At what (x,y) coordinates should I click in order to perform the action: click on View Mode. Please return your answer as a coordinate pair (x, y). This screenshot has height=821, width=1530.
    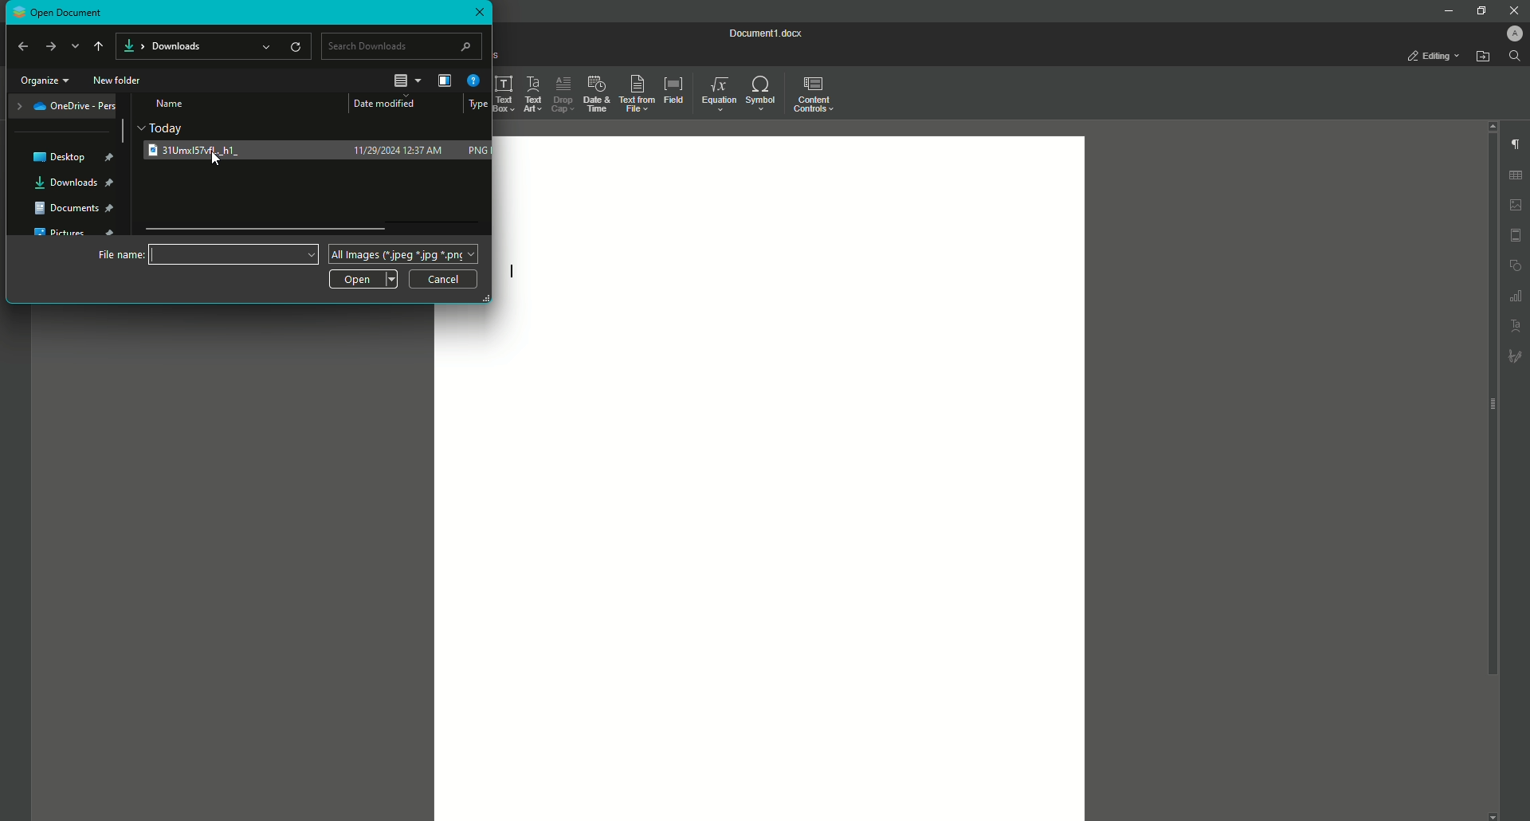
    Looking at the image, I should click on (407, 81).